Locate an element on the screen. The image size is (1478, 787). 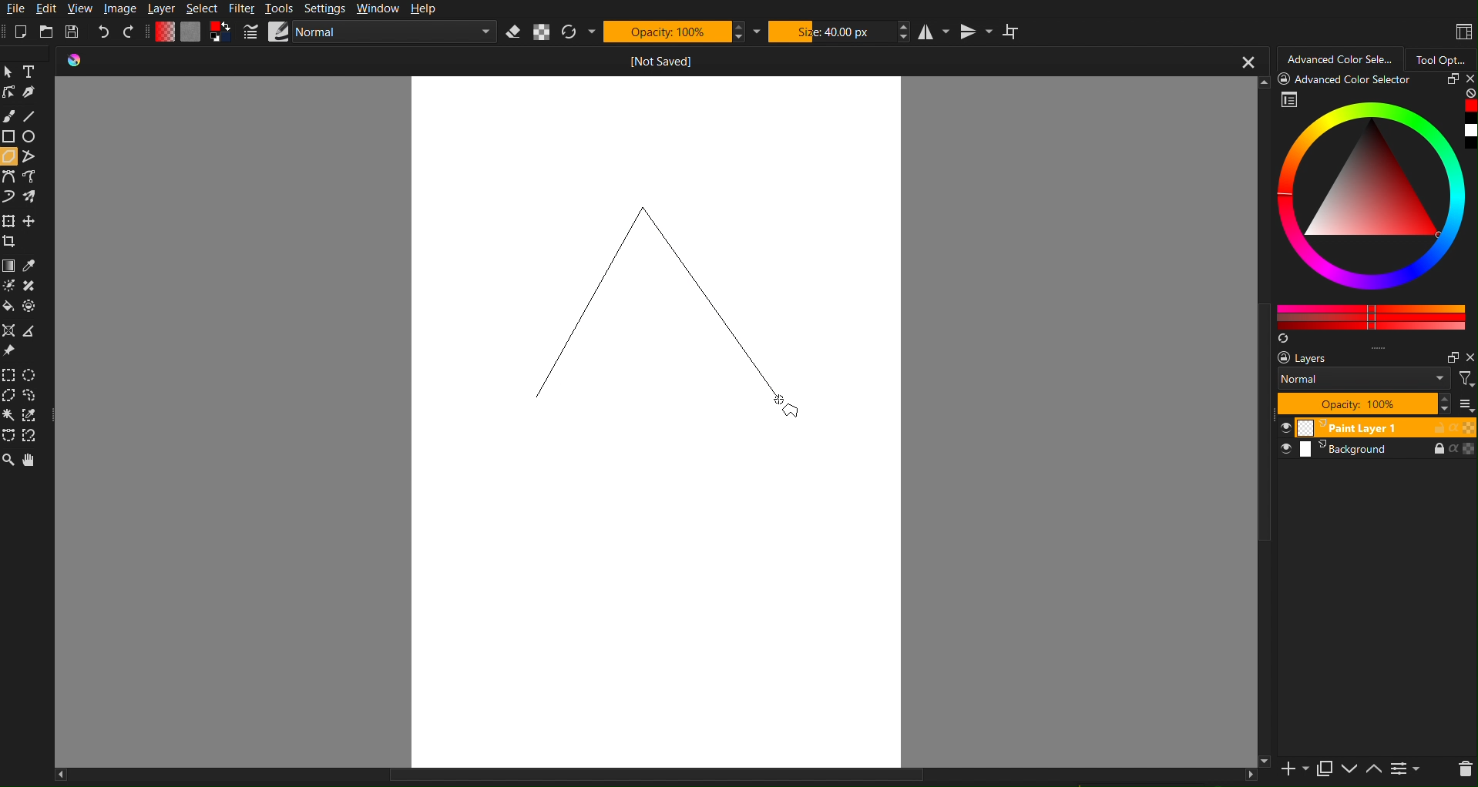
rectangular Selection Tools is located at coordinates (11, 375).